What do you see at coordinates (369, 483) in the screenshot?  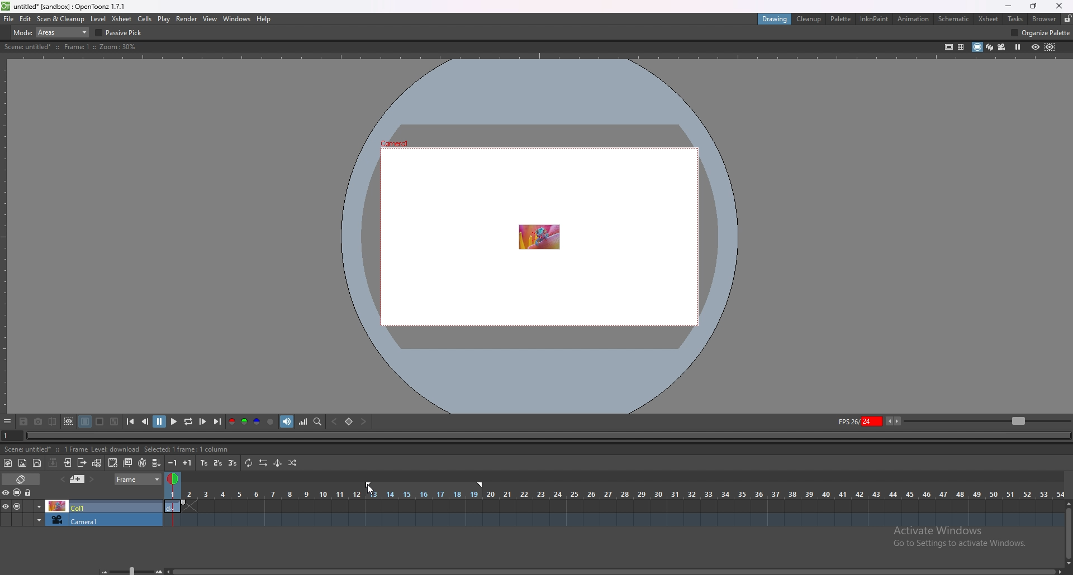 I see `start frame` at bounding box center [369, 483].